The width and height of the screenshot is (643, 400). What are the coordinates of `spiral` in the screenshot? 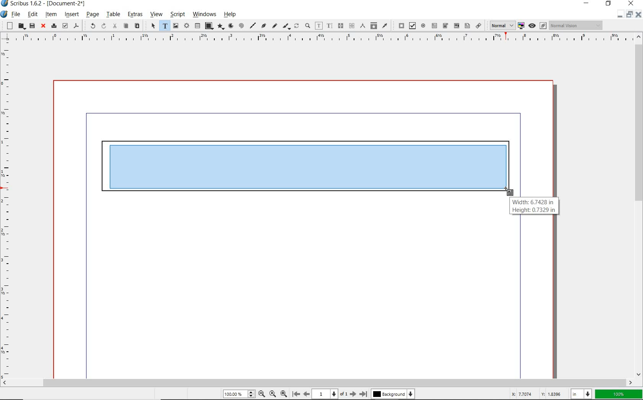 It's located at (242, 26).